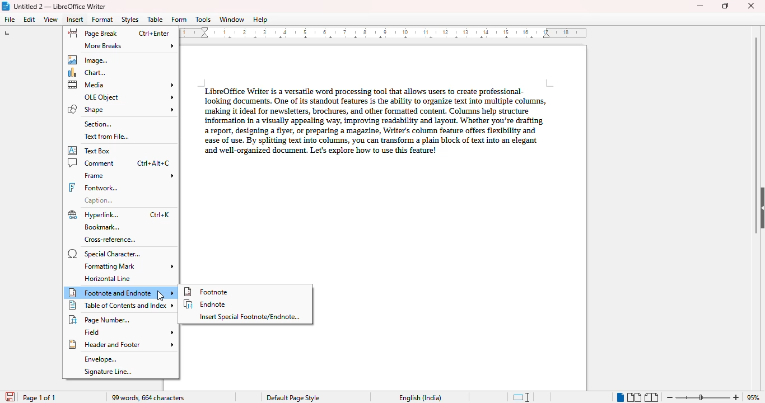  I want to click on styles, so click(130, 20).